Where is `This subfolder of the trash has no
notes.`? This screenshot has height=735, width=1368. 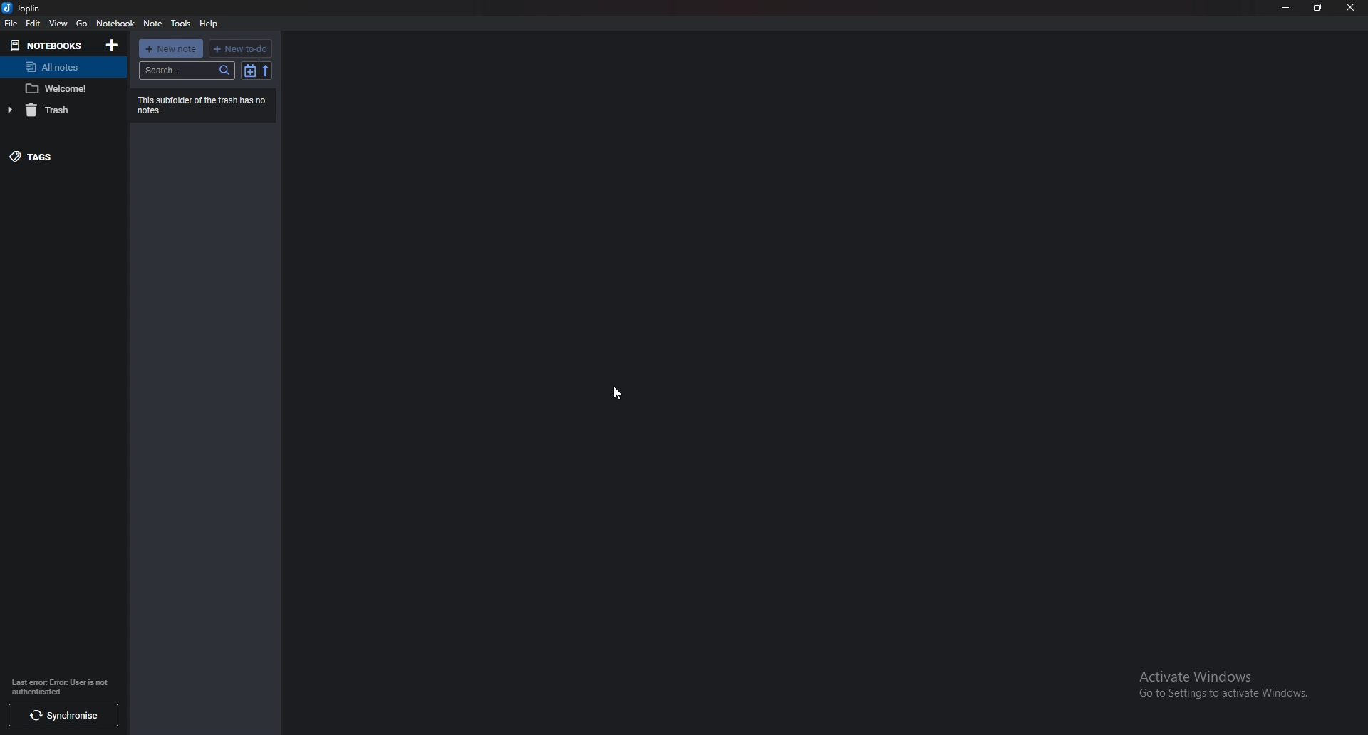 This subfolder of the trash has no
notes. is located at coordinates (207, 106).